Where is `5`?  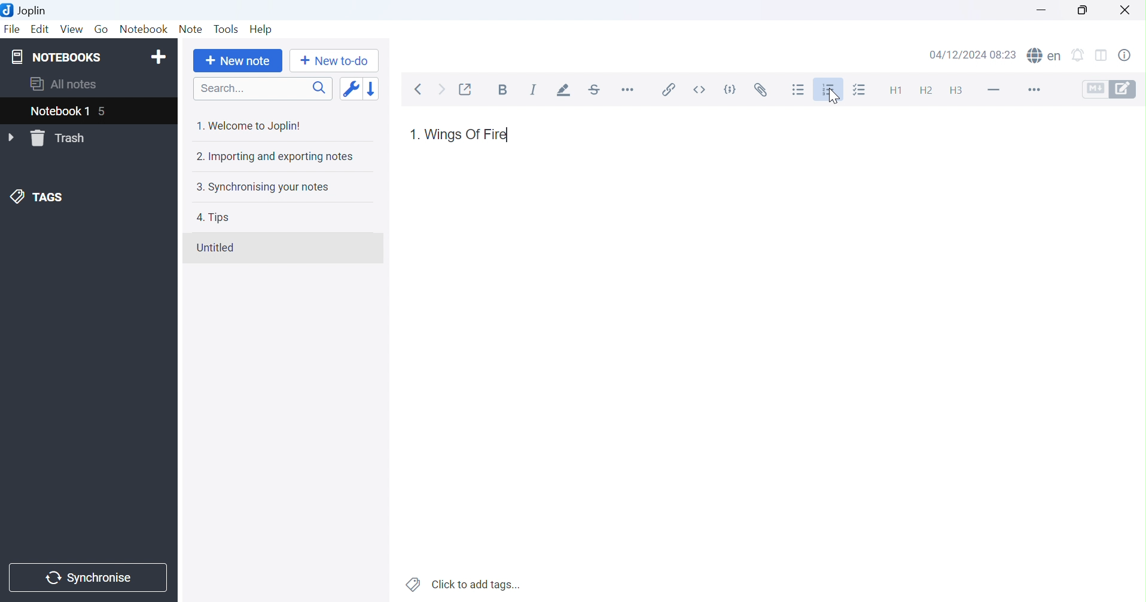
5 is located at coordinates (108, 112).